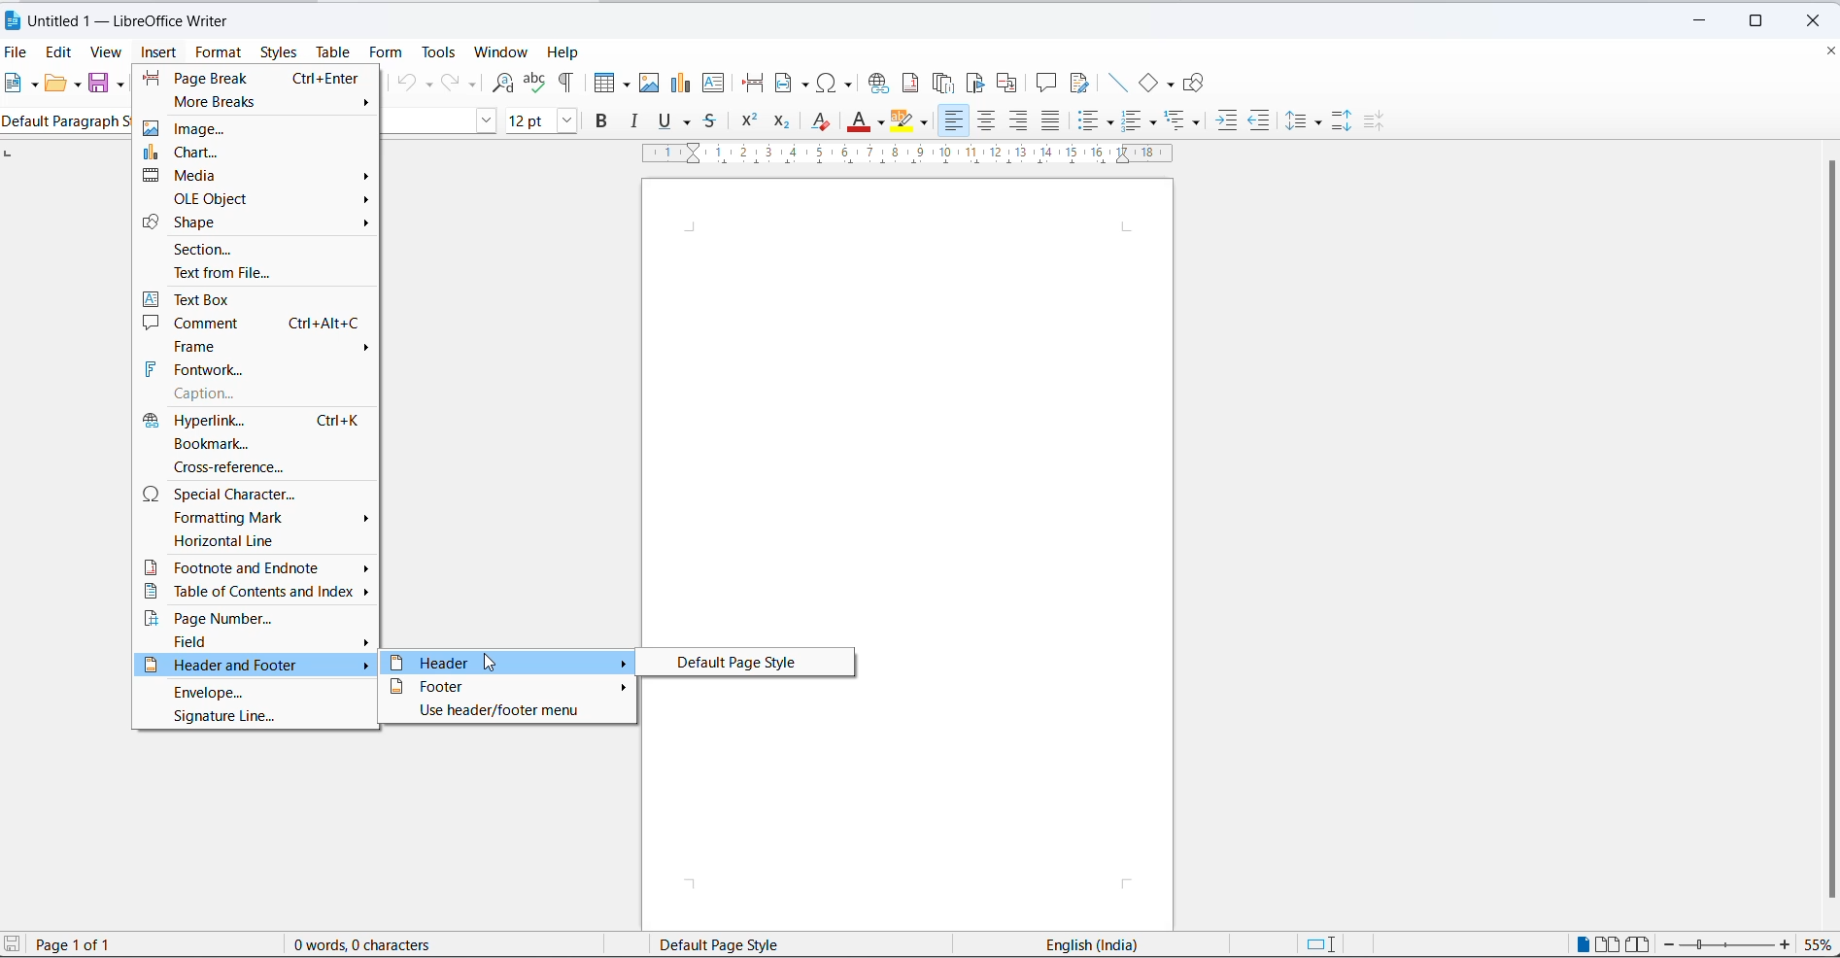  What do you see at coordinates (1147, 83) in the screenshot?
I see `basic shapes` at bounding box center [1147, 83].